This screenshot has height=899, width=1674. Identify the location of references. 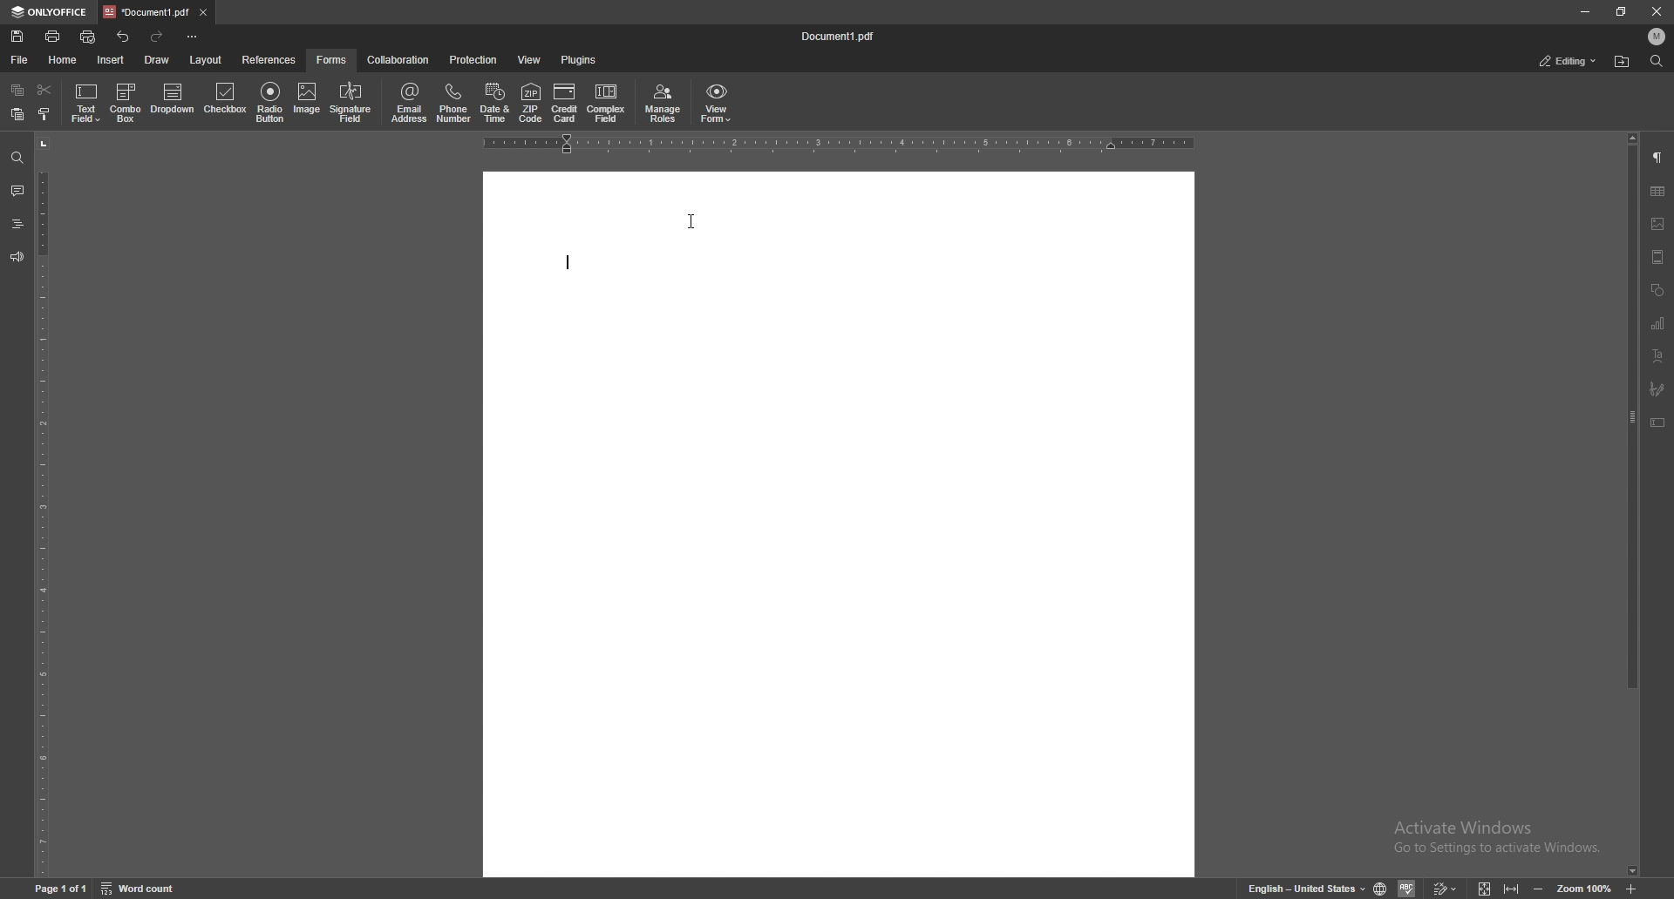
(269, 60).